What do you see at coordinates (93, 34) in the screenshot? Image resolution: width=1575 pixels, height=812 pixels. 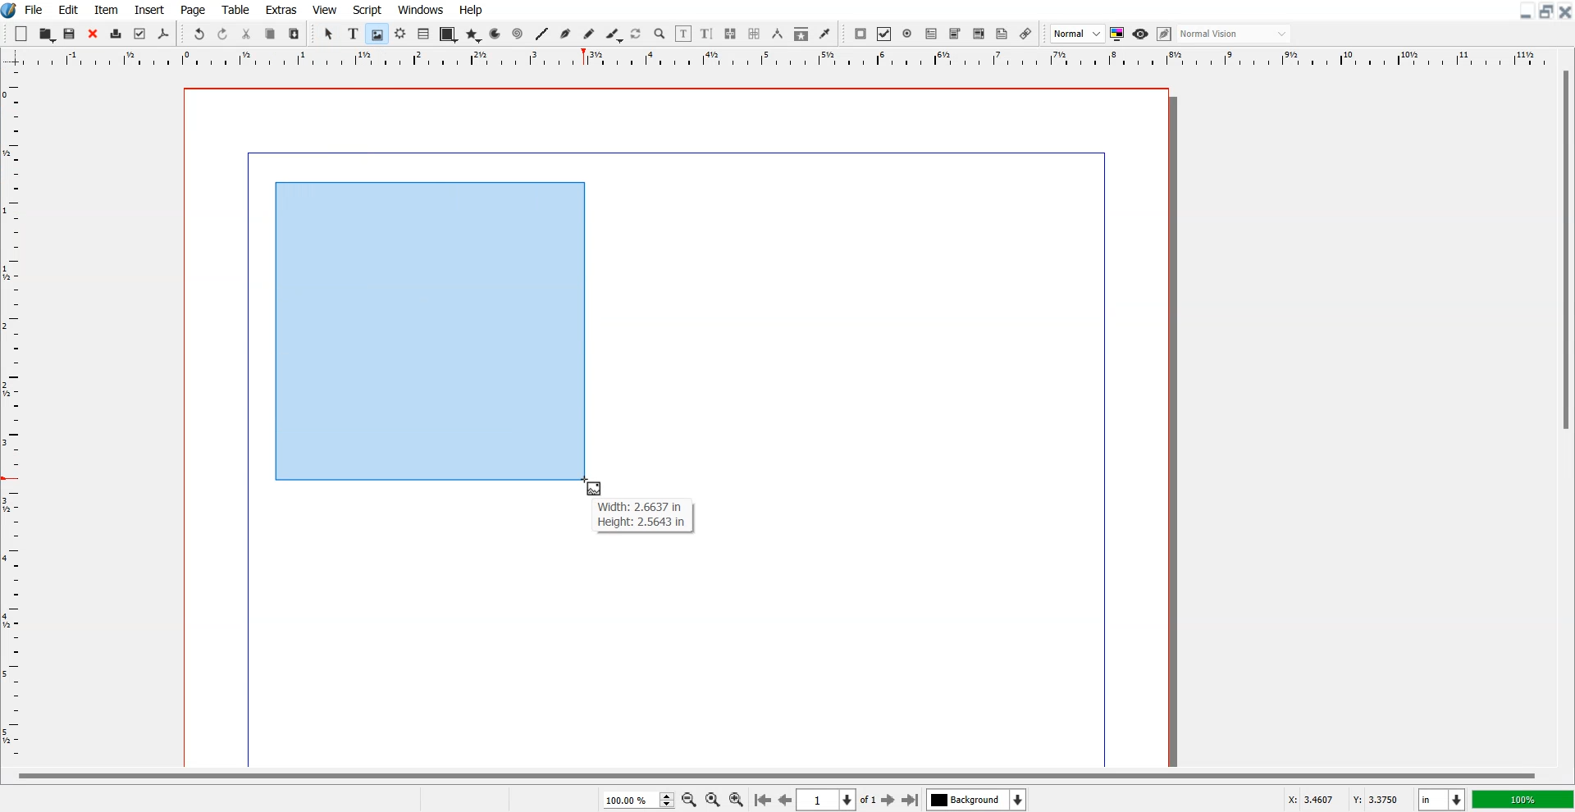 I see `Close` at bounding box center [93, 34].